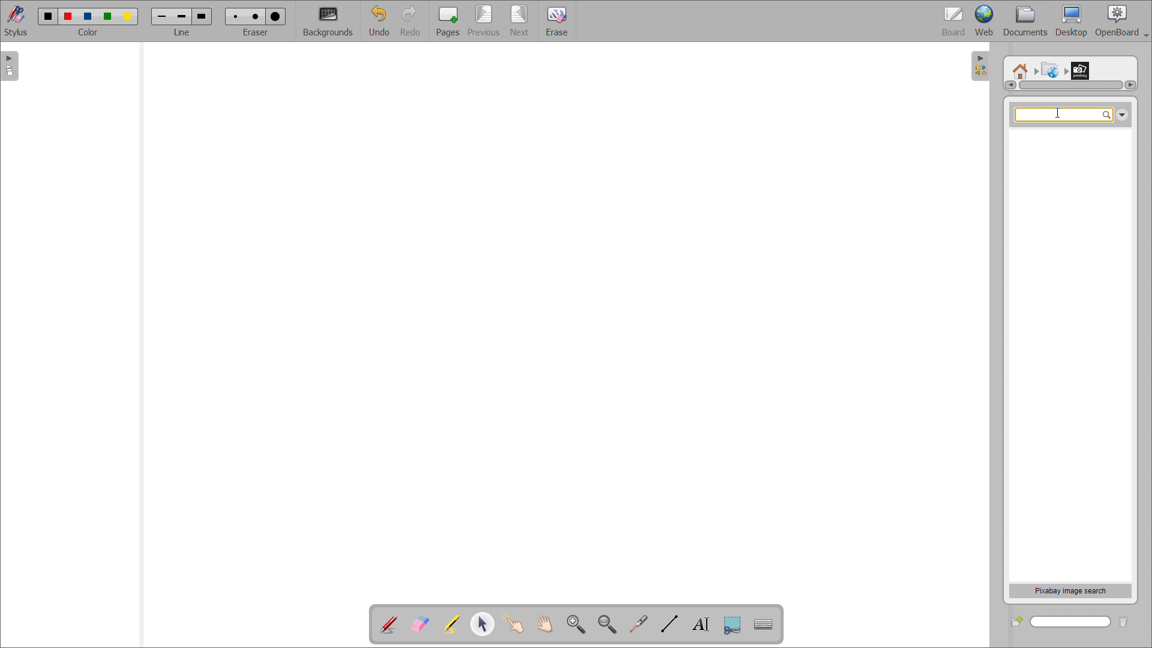  I want to click on space for search results, so click(1069, 355).